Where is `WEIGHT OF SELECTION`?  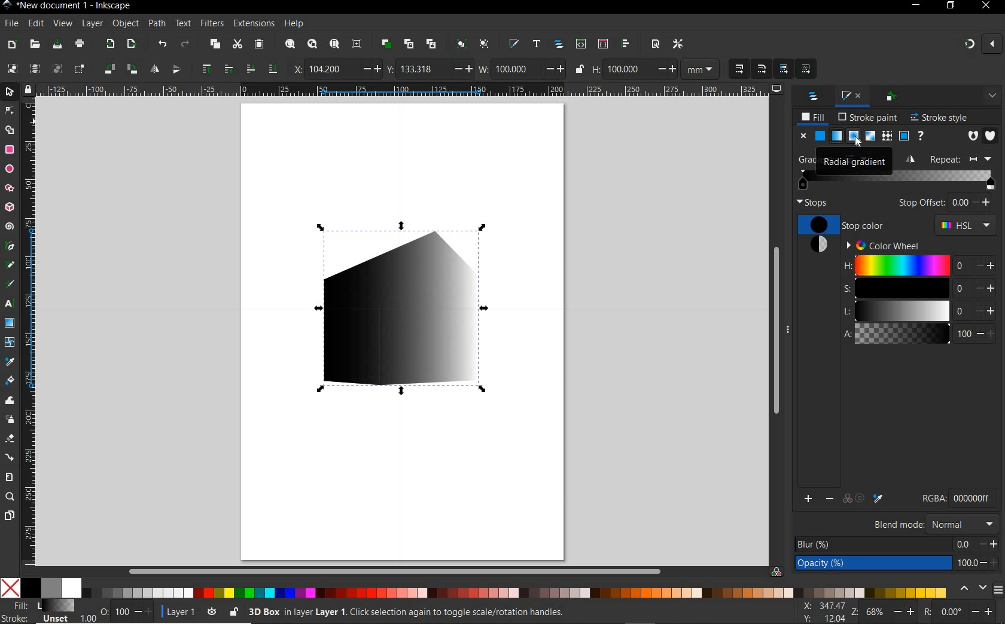 WEIGHT OF SELECTION is located at coordinates (483, 69).